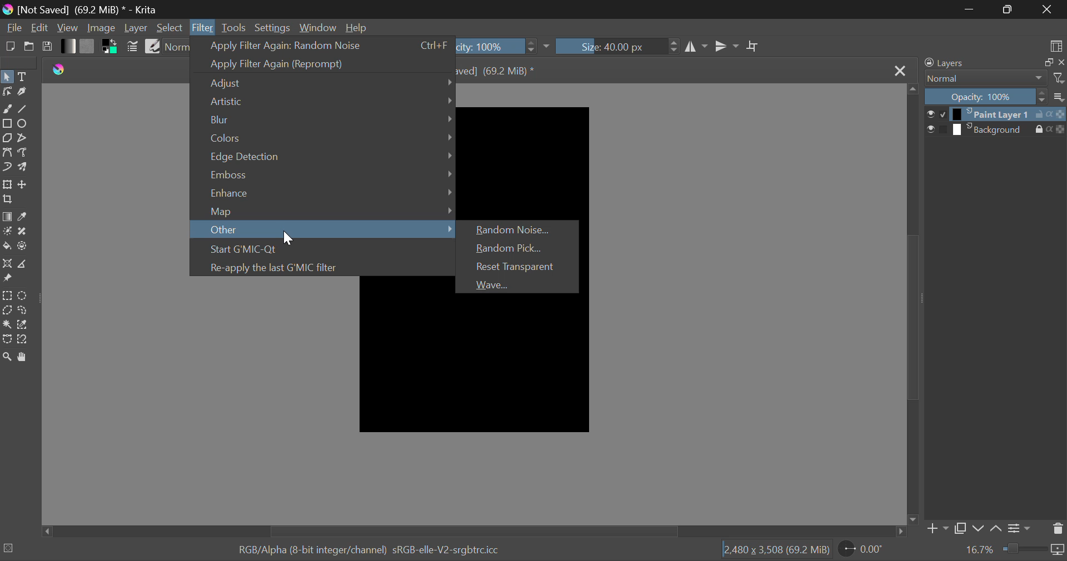 This screenshot has width=1067, height=561. I want to click on Tools, so click(235, 27).